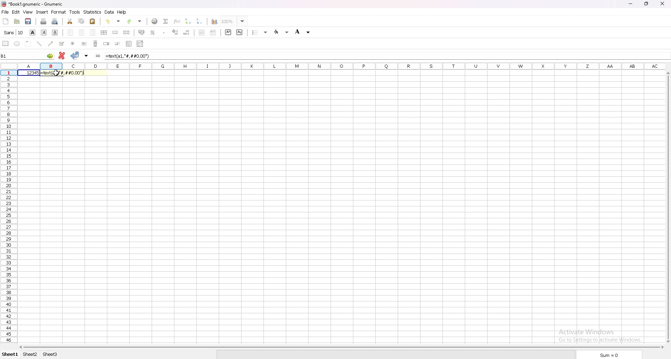 This screenshot has width=671, height=359. I want to click on zoom, so click(234, 21).